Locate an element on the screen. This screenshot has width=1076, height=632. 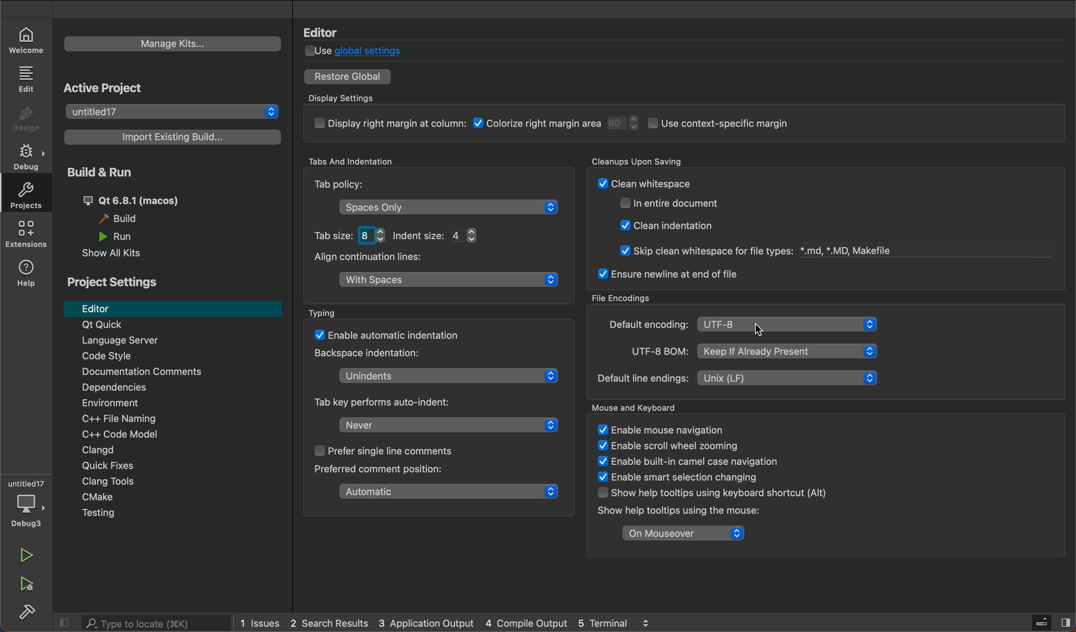
ensure newline is located at coordinates (666, 272).